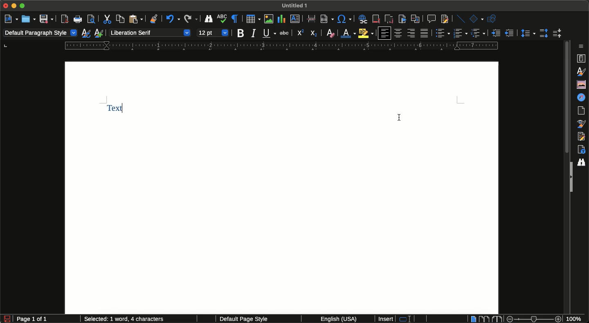 The width and height of the screenshot is (589, 323). What do you see at coordinates (583, 97) in the screenshot?
I see `Navigator` at bounding box center [583, 97].